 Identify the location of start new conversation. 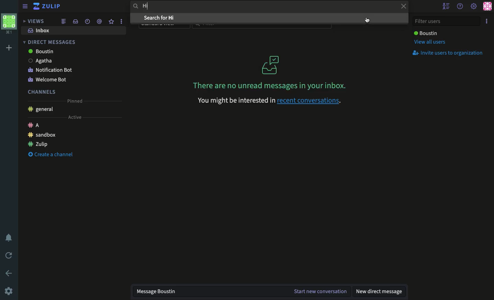
(321, 292).